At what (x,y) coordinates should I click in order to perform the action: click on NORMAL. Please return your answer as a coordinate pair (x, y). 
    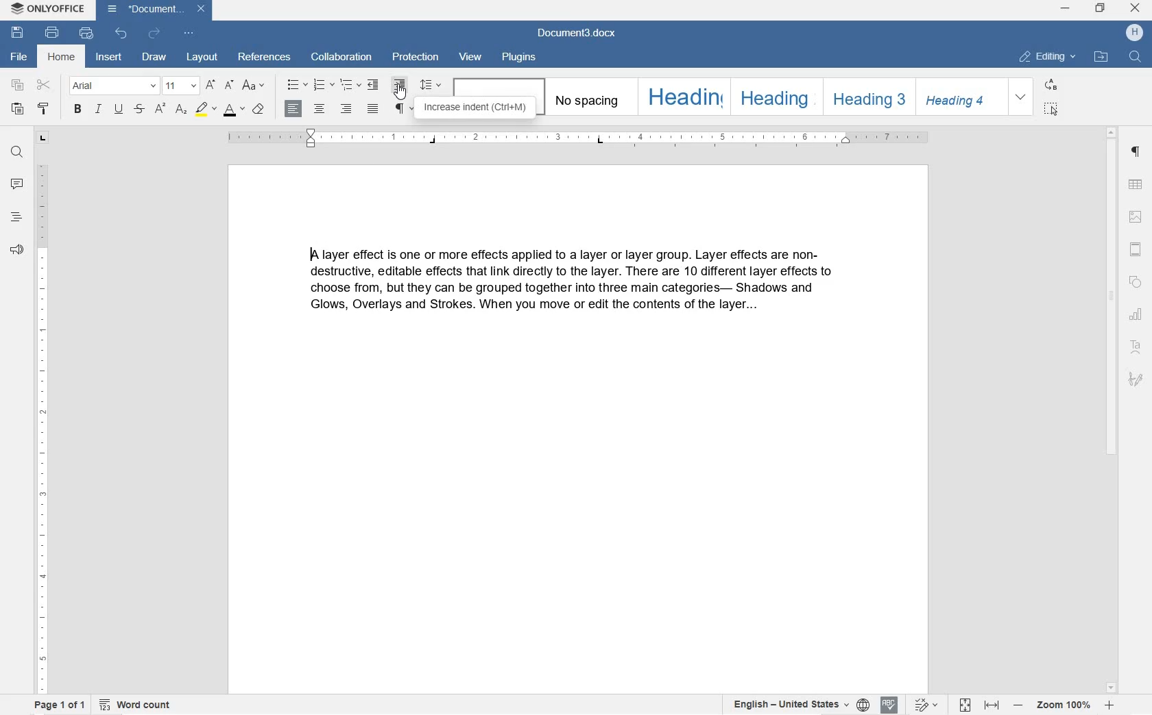
    Looking at the image, I should click on (497, 87).